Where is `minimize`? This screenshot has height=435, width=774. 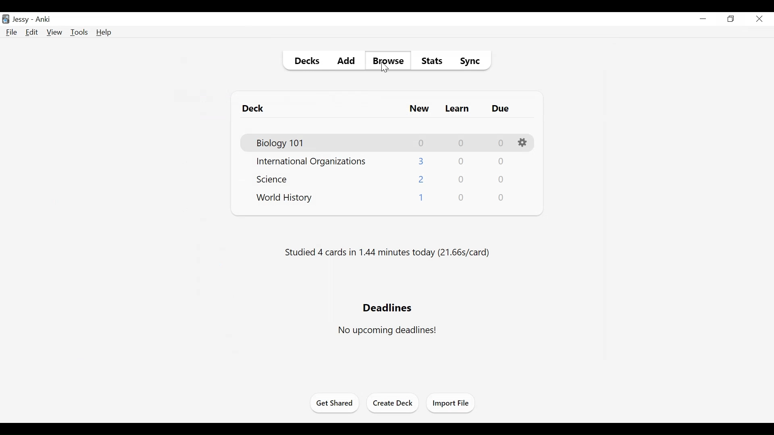 minimize is located at coordinates (703, 19).